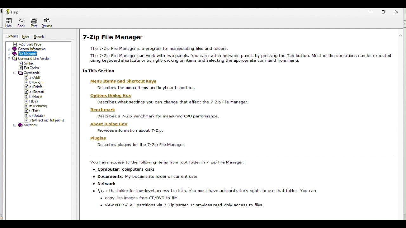 The height and width of the screenshot is (228, 406). What do you see at coordinates (35, 82) in the screenshot?
I see `b` at bounding box center [35, 82].